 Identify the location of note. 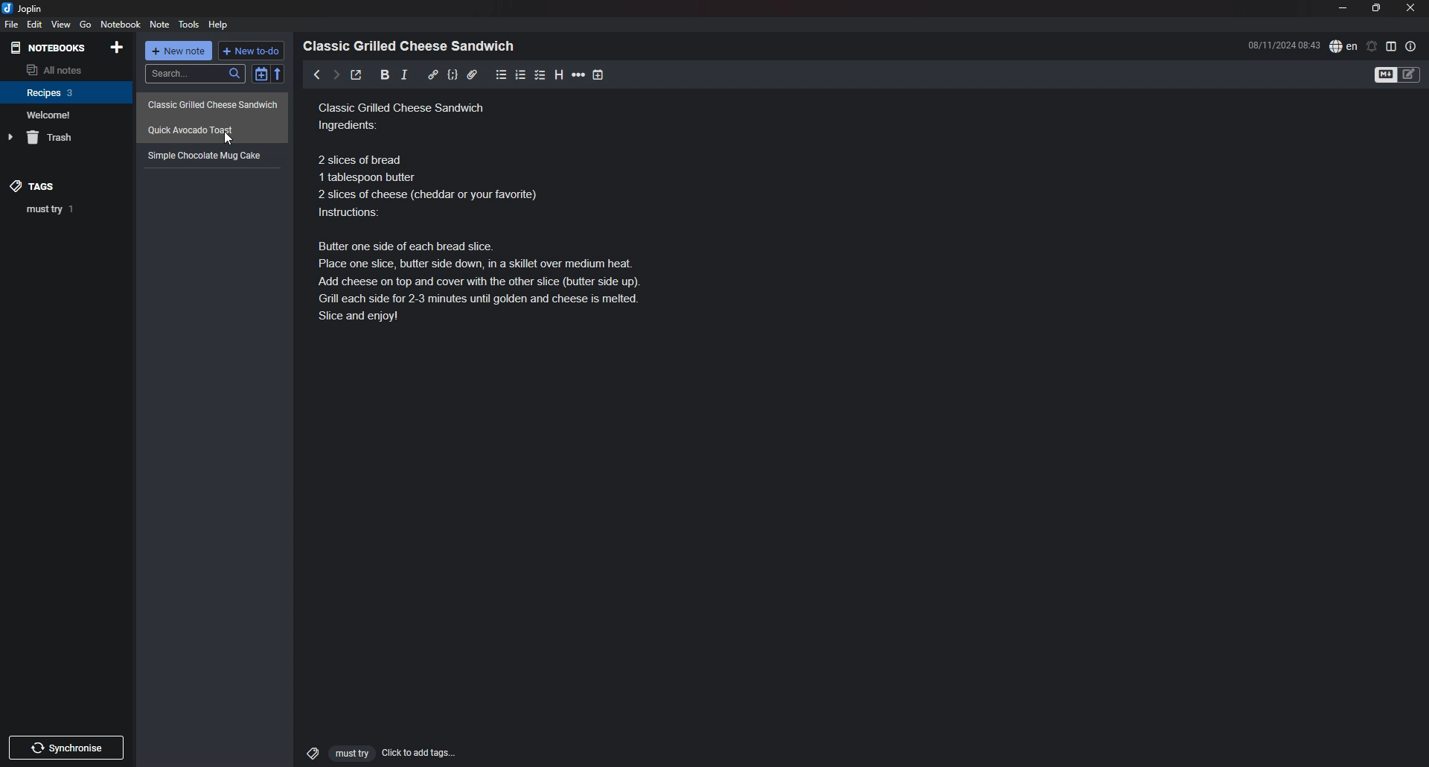
(159, 25).